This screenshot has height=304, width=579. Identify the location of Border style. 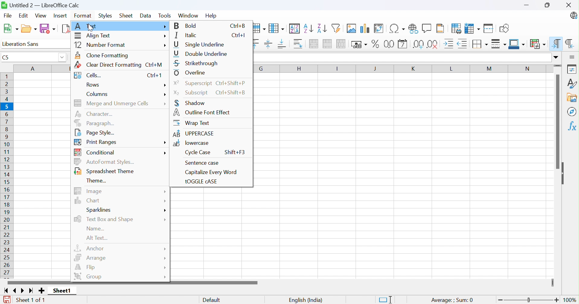
(499, 44).